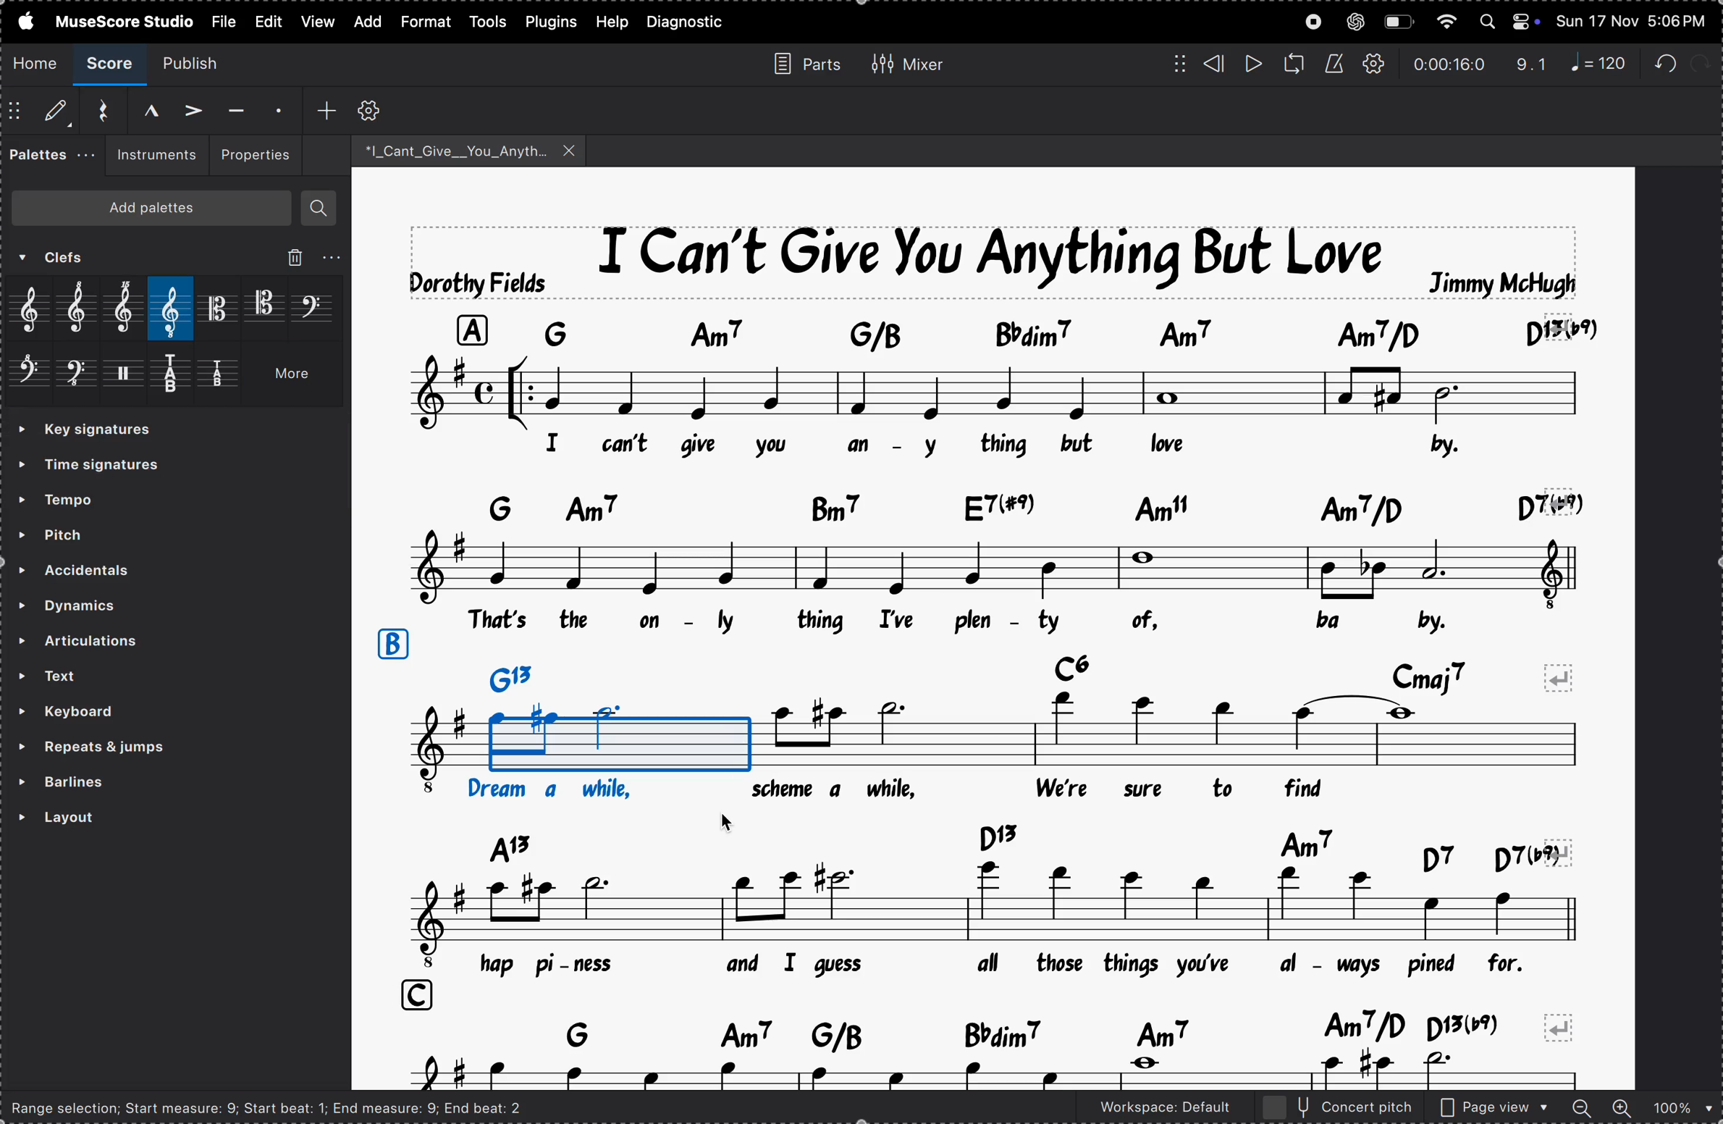 The height and width of the screenshot is (1124, 1723). Describe the element at coordinates (265, 304) in the screenshot. I see `tenor clef` at that location.